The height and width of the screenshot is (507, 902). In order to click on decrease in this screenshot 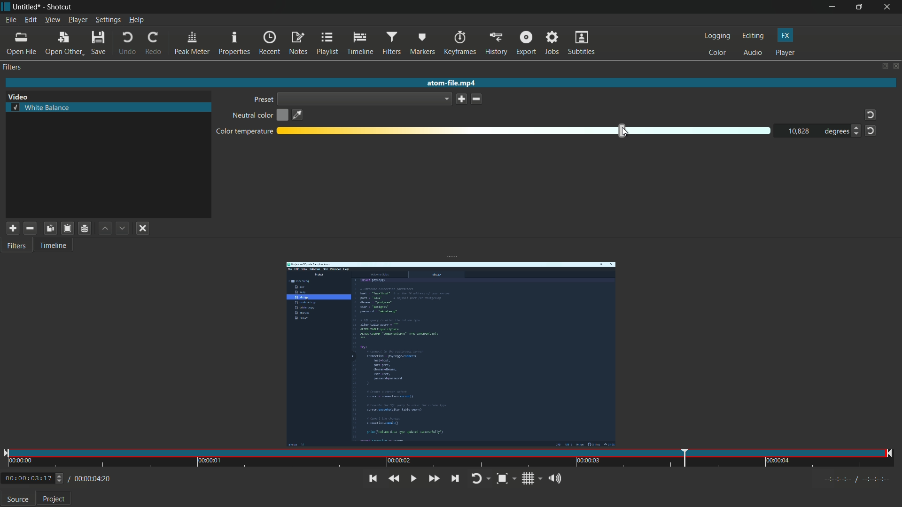, I will do `click(857, 136)`.